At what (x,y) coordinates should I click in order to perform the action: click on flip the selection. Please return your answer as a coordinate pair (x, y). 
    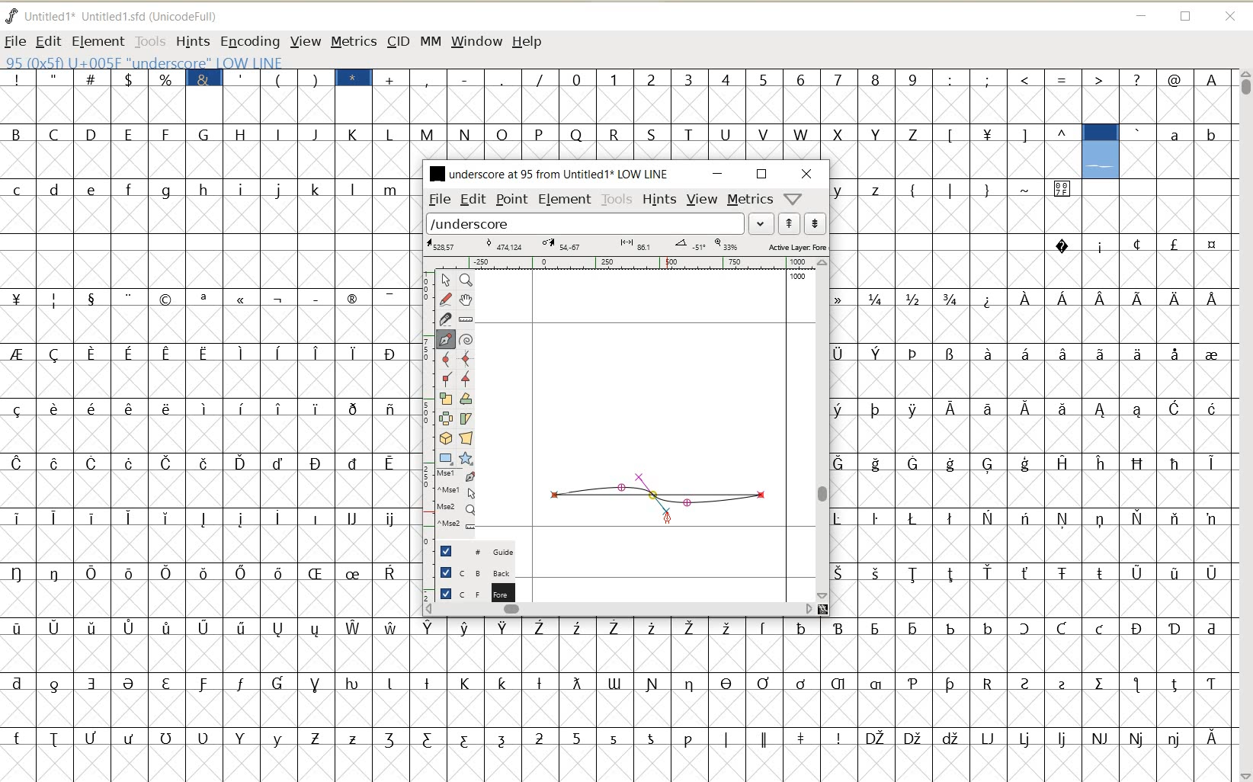
    Looking at the image, I should click on (445, 418).